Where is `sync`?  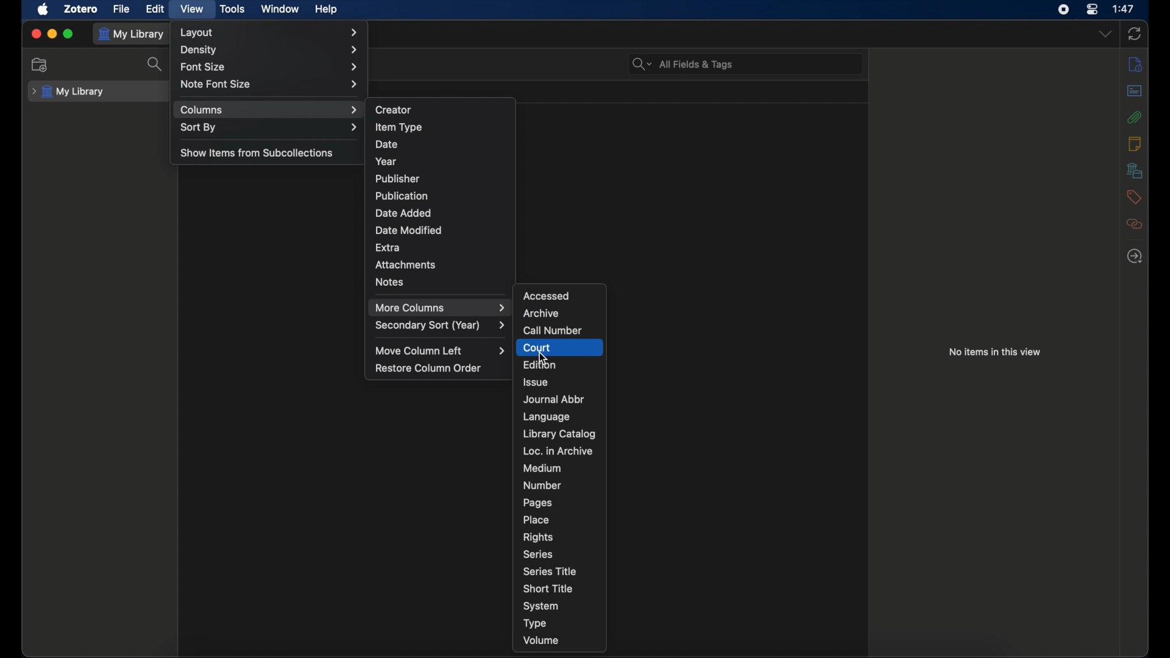 sync is located at coordinates (1135, 34).